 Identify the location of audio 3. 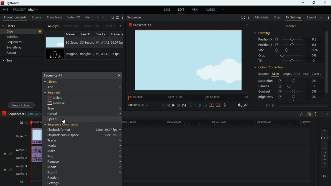
(20, 166).